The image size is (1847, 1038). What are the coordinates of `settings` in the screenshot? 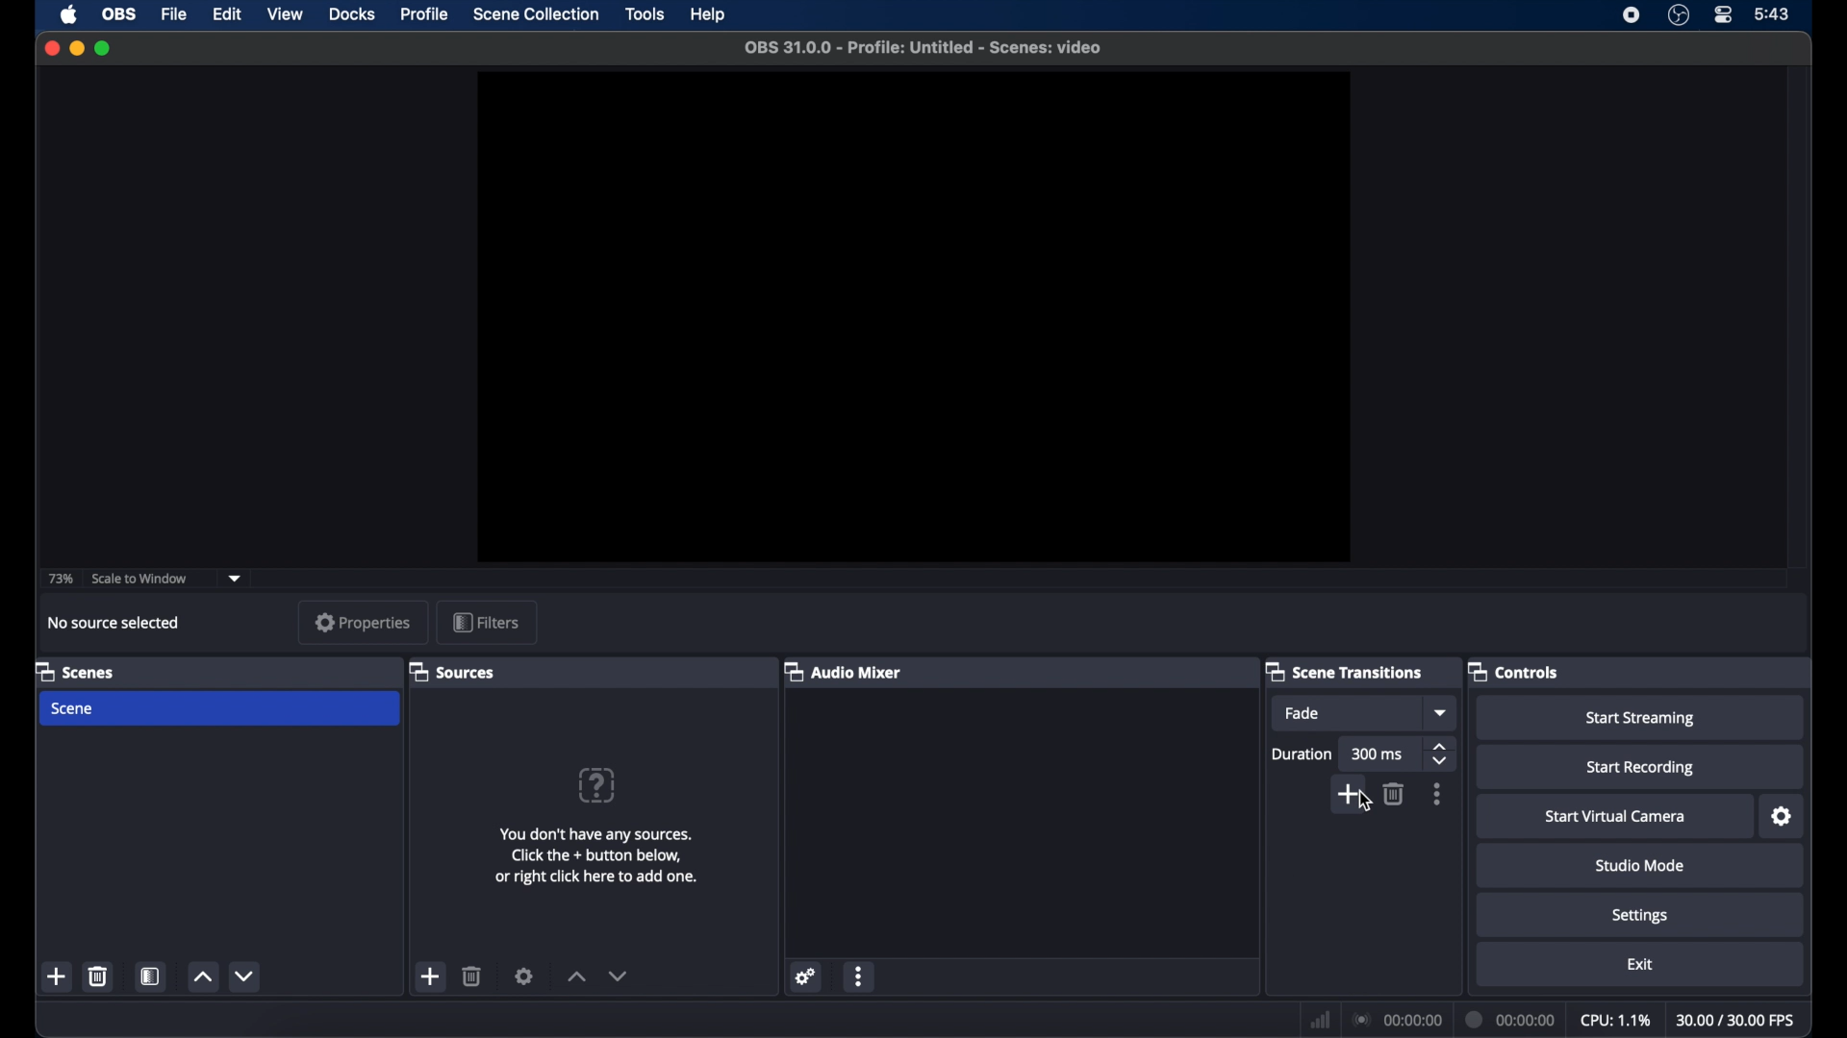 It's located at (806, 978).